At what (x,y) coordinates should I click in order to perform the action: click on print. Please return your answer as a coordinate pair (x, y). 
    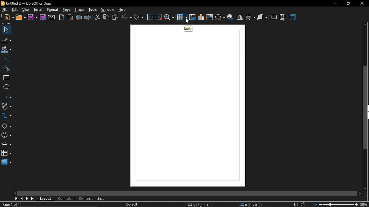
    Looking at the image, I should click on (88, 18).